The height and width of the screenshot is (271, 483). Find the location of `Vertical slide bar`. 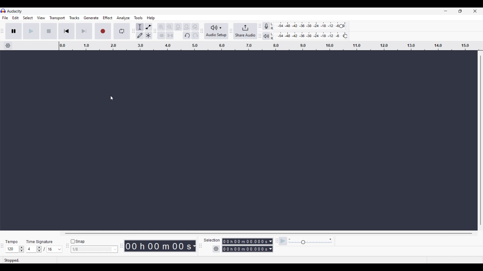

Vertical slide bar is located at coordinates (480, 140).